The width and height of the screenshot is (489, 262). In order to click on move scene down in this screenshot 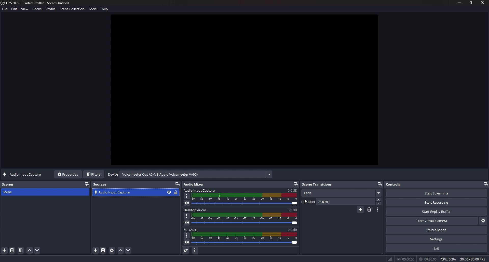, I will do `click(38, 250)`.